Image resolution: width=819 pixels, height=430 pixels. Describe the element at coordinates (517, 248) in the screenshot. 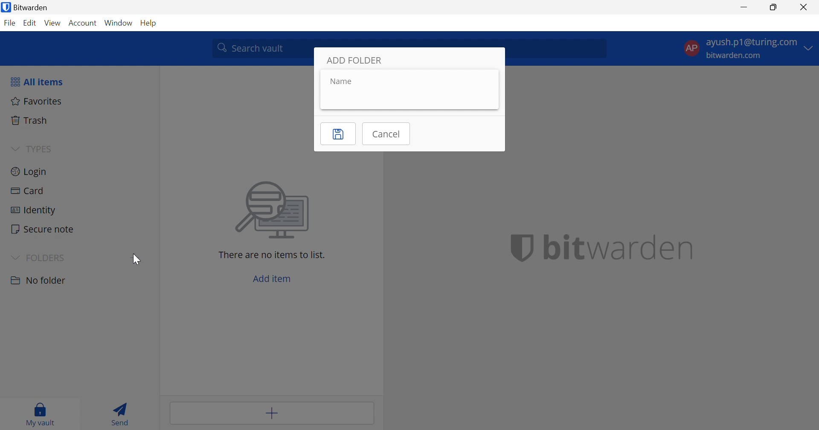

I see `bitwarden logo` at that location.